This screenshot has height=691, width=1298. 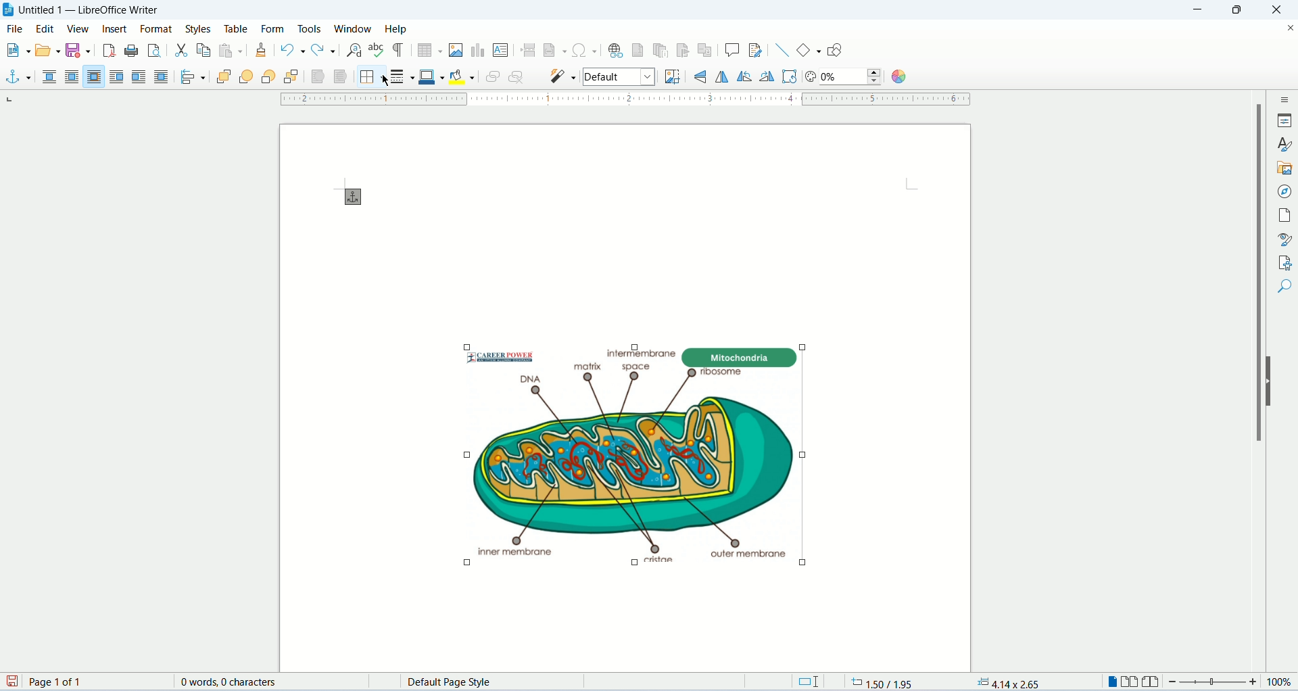 What do you see at coordinates (1284, 120) in the screenshot?
I see `properties` at bounding box center [1284, 120].